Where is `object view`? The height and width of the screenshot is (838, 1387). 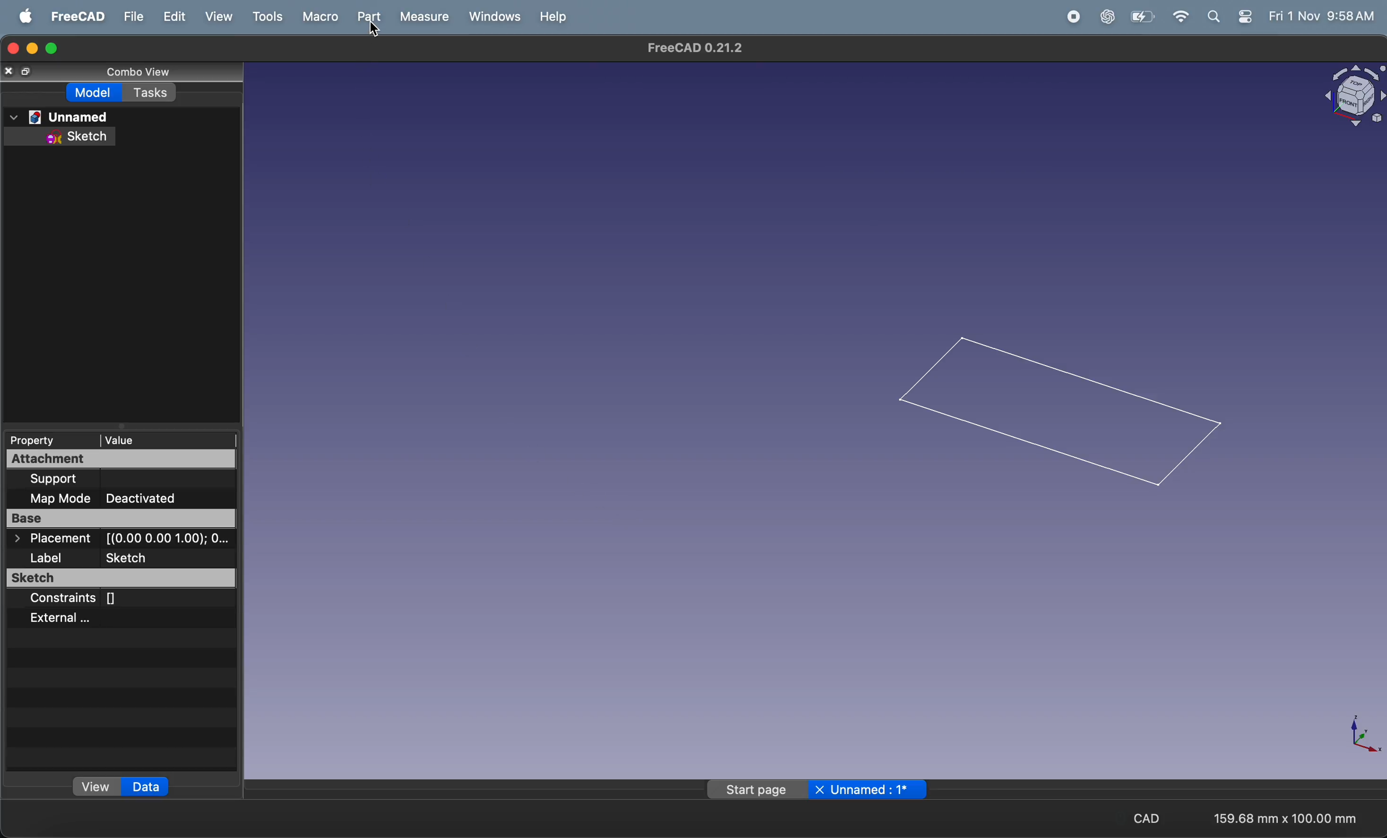 object view is located at coordinates (1345, 96).